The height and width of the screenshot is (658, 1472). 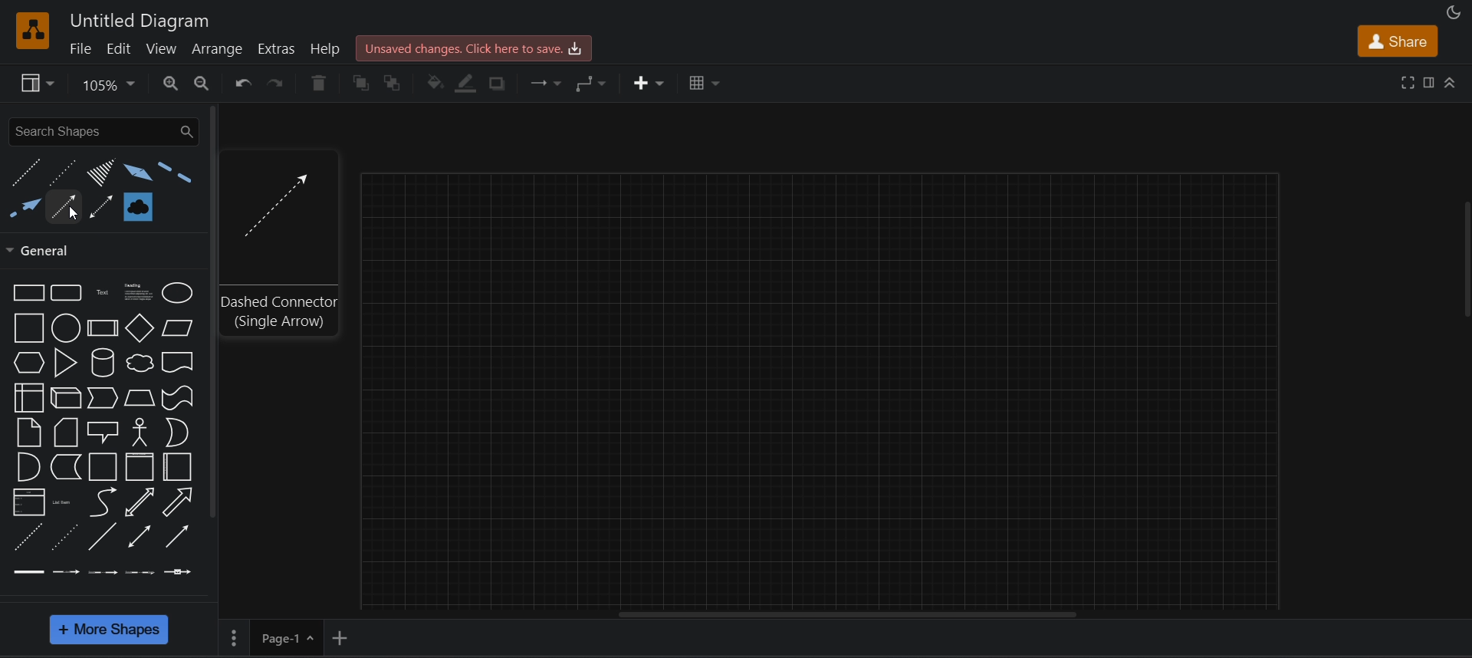 I want to click on diamond, so click(x=140, y=328).